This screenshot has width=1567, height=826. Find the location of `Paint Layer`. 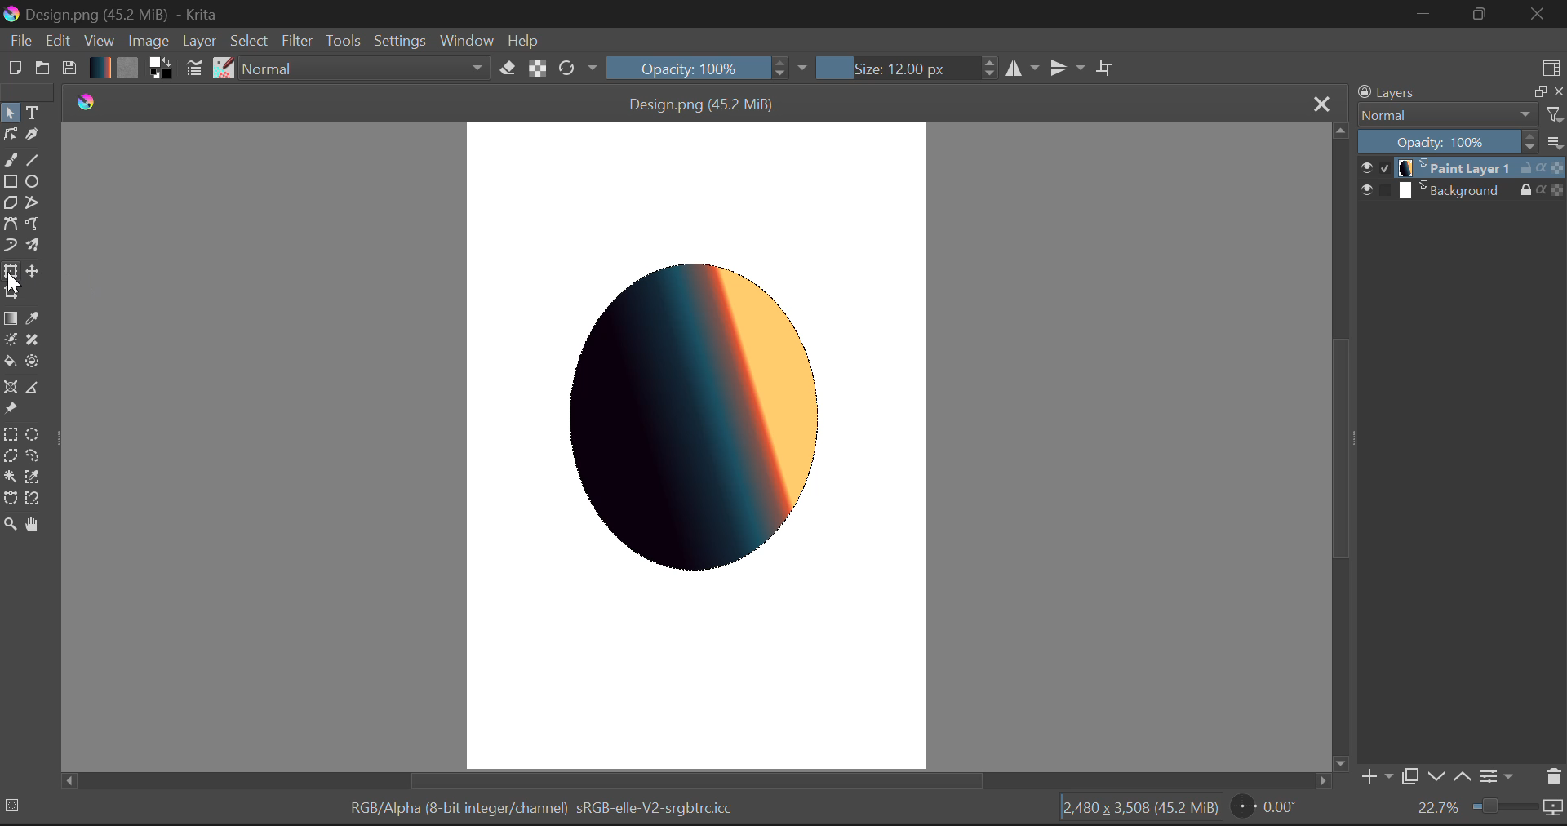

Paint Layer is located at coordinates (1463, 168).